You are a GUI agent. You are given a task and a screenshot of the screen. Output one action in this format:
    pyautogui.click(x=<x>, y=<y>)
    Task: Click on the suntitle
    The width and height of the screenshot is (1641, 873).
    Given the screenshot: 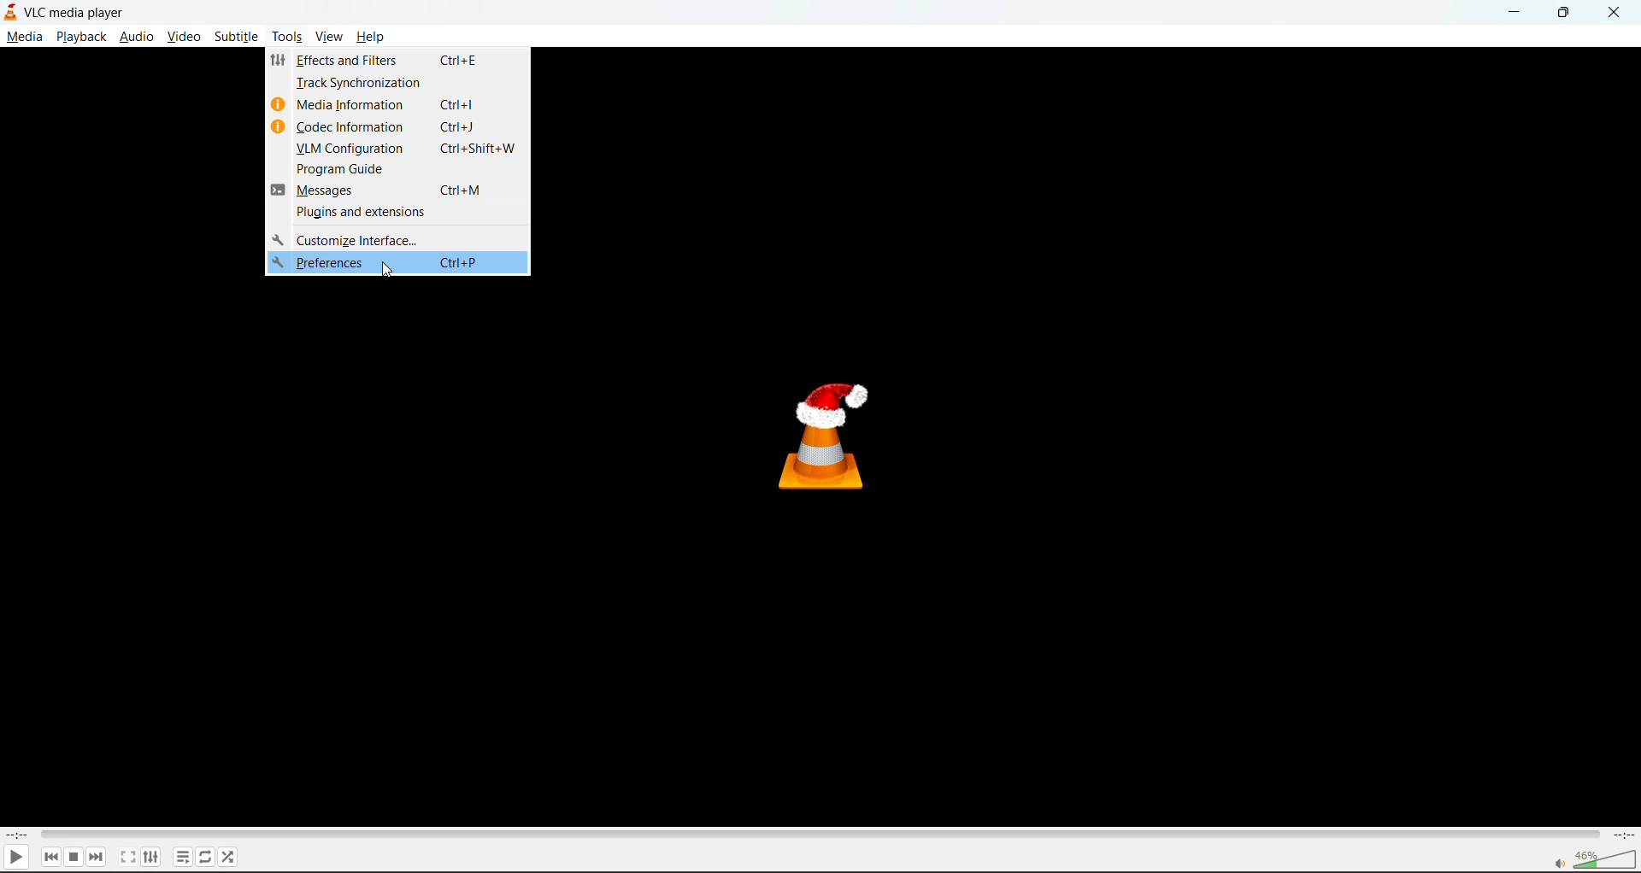 What is the action you would take?
    pyautogui.click(x=235, y=36)
    